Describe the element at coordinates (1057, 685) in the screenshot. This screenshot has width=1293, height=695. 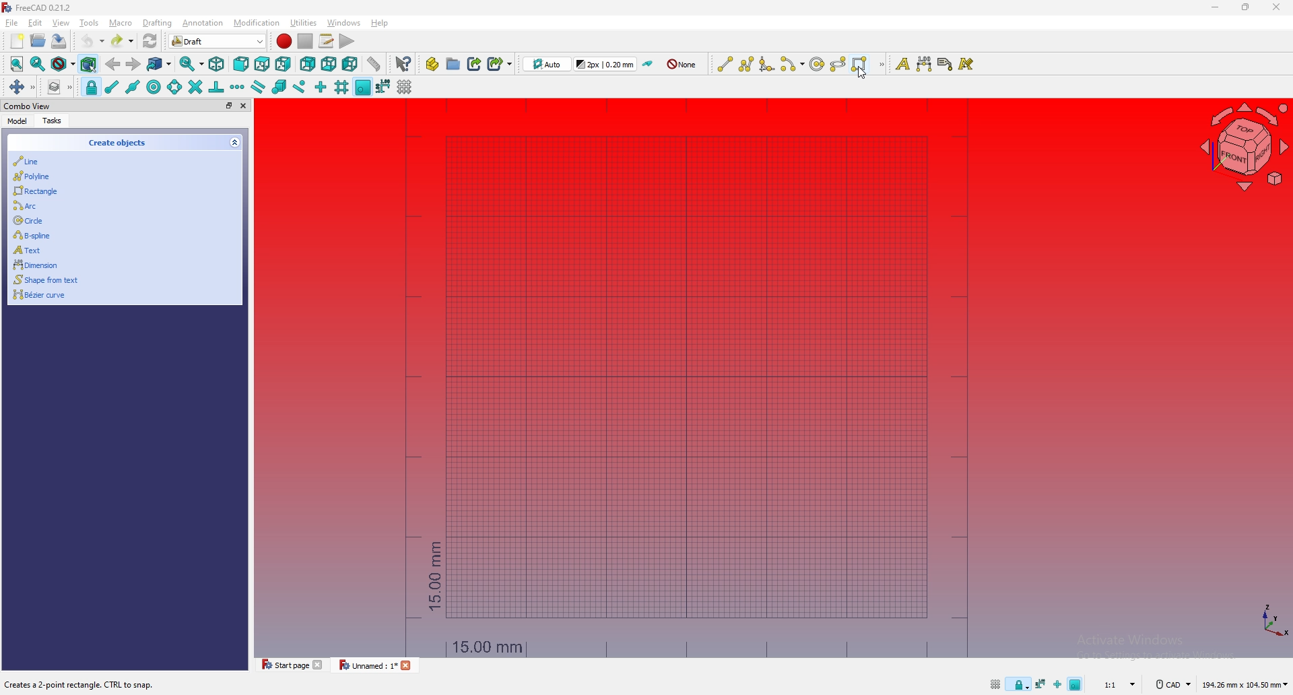
I see `snap ortho` at that location.